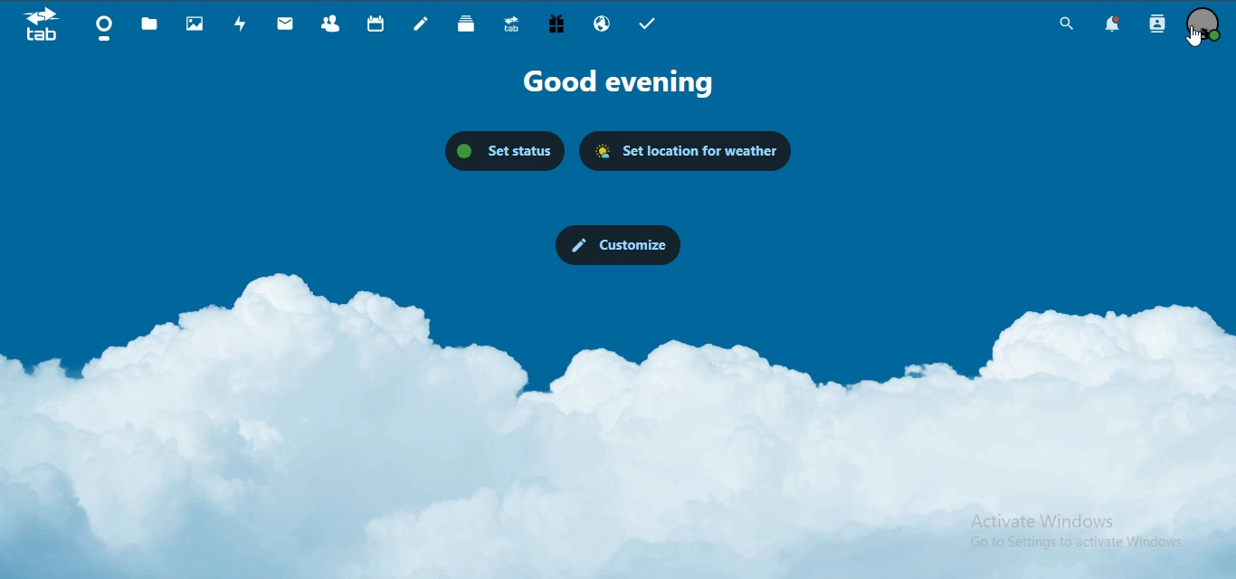  I want to click on calendar, so click(374, 24).